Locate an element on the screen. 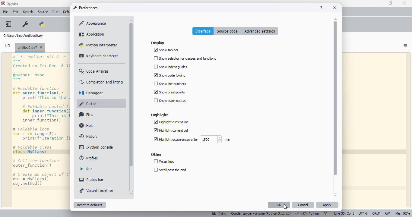 The height and width of the screenshot is (217, 412). spyder is located at coordinates (13, 4).